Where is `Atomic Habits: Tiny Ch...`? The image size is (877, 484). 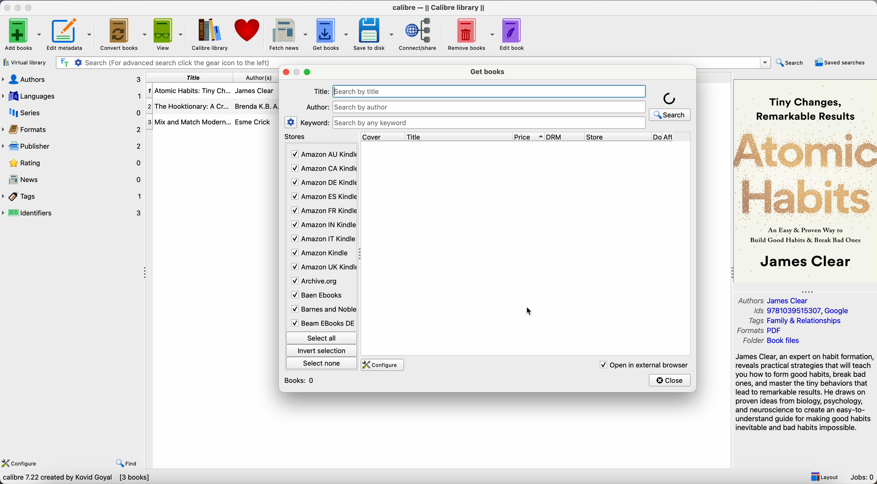
Atomic Habits: Tiny Ch... is located at coordinates (191, 91).